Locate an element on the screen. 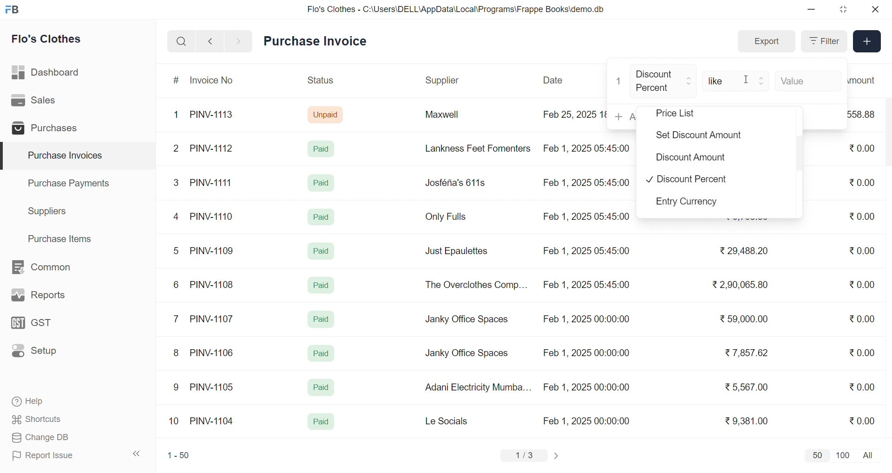 Image resolution: width=892 pixels, height=473 pixels. Discount Percent is located at coordinates (664, 82).